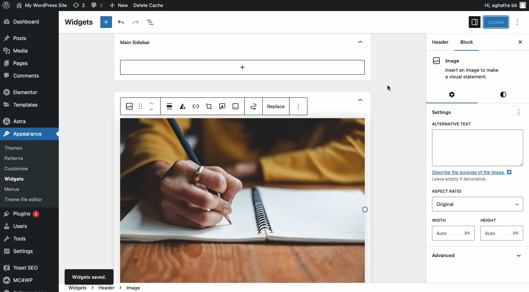 This screenshot has height=292, width=529. Describe the element at coordinates (360, 43) in the screenshot. I see `Hide` at that location.